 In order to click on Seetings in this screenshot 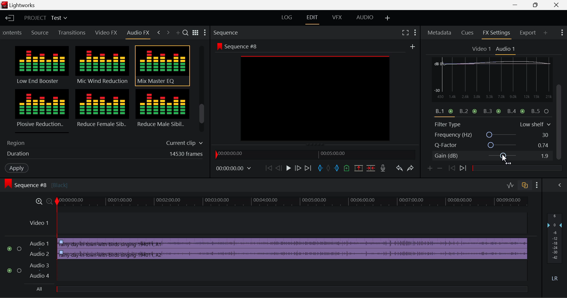, I will do `click(551, 63)`.